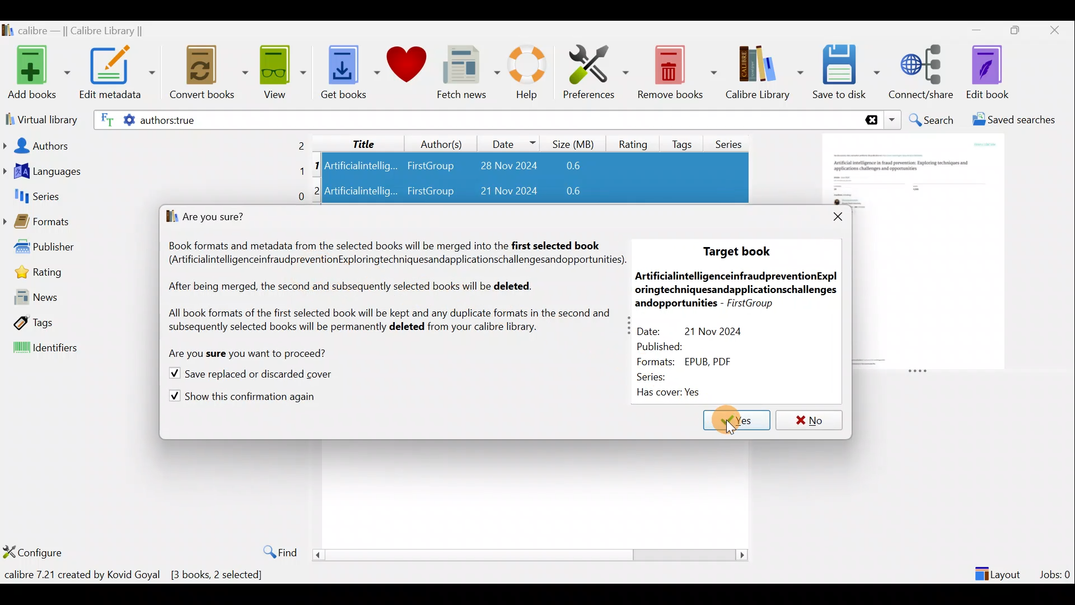  What do you see at coordinates (525, 74) in the screenshot?
I see `Help` at bounding box center [525, 74].